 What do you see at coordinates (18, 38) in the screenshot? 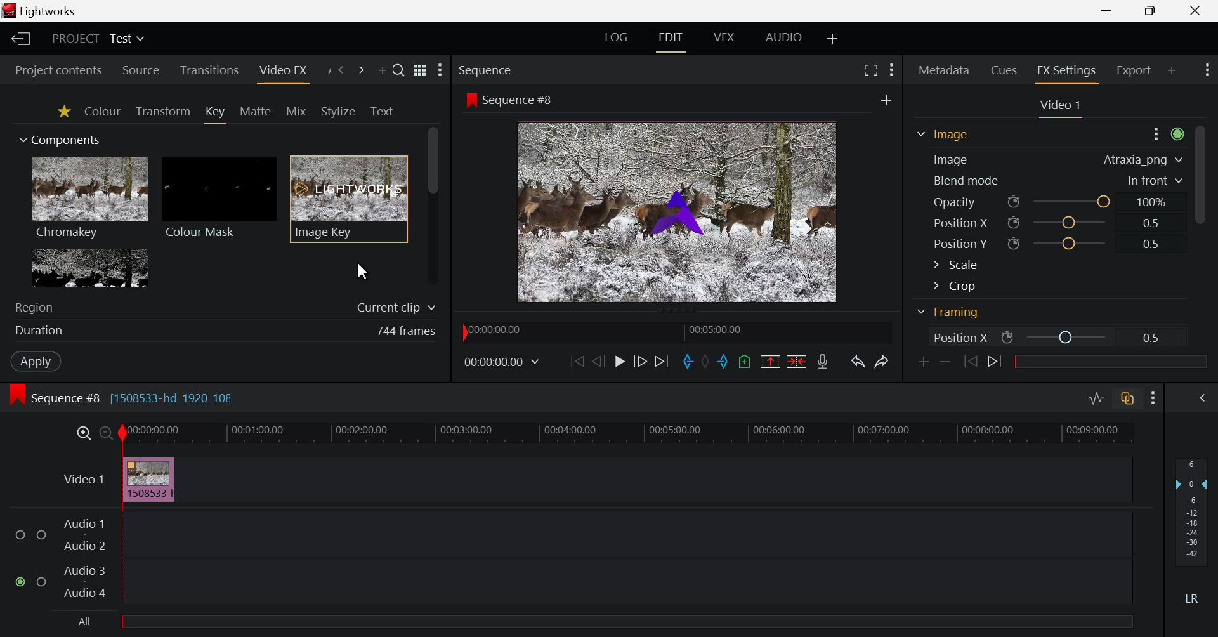
I see `Back to Homepage` at bounding box center [18, 38].